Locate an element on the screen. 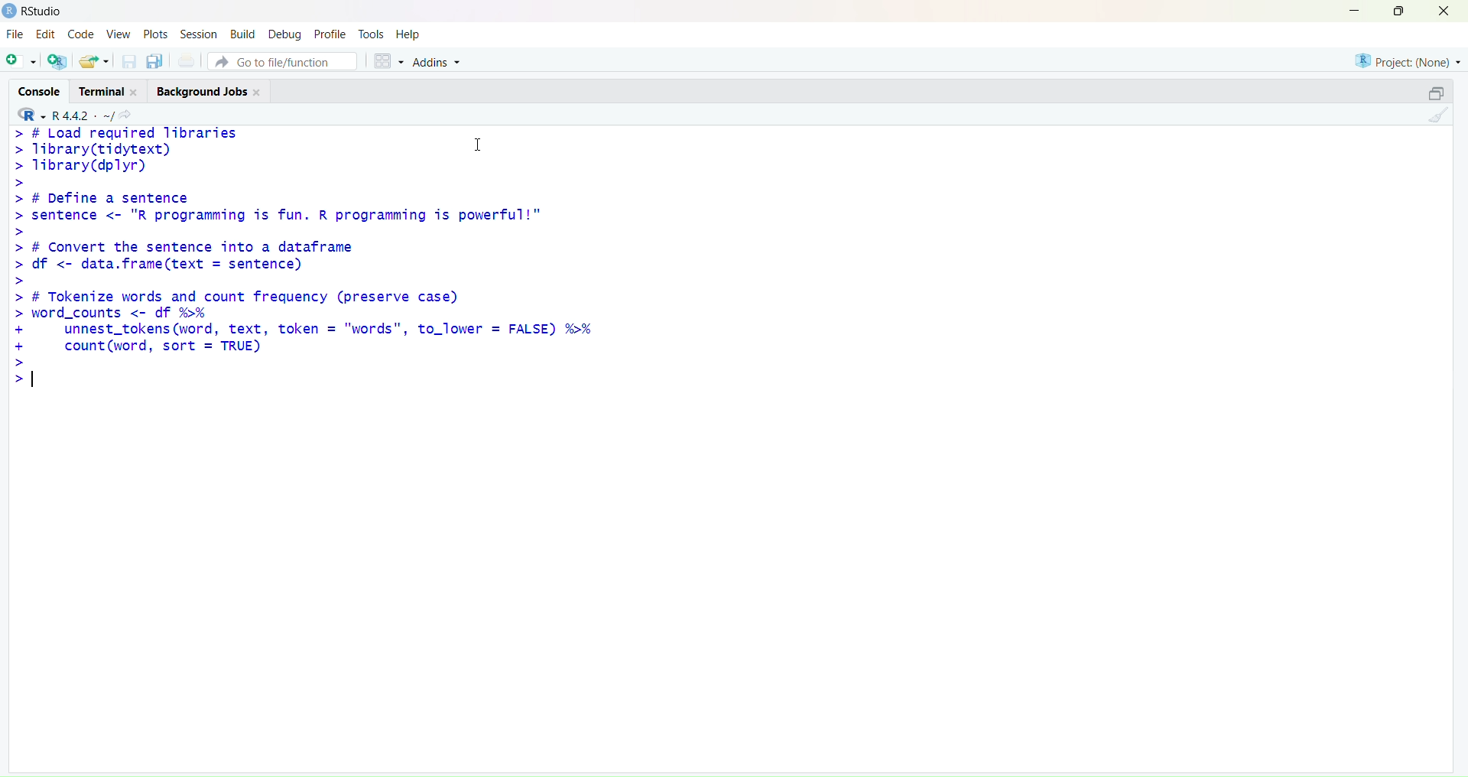 This screenshot has height=777, width=1468. minimize is located at coordinates (1353, 11).